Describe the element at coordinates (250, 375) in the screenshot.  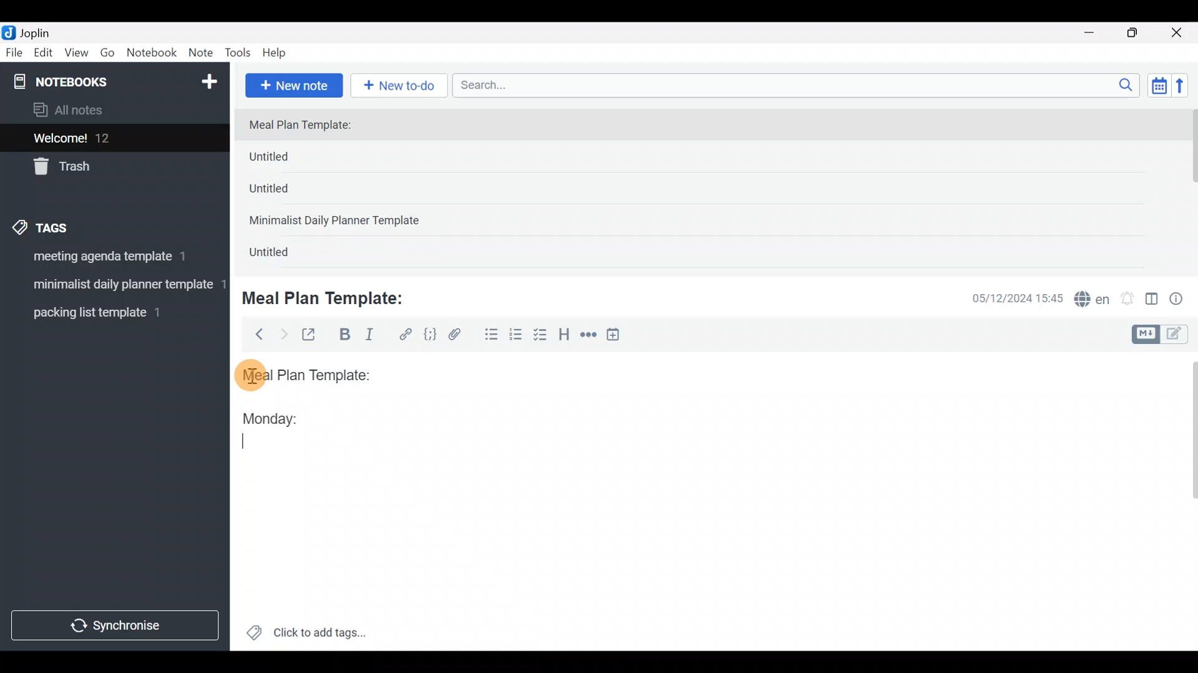
I see `cursor` at that location.